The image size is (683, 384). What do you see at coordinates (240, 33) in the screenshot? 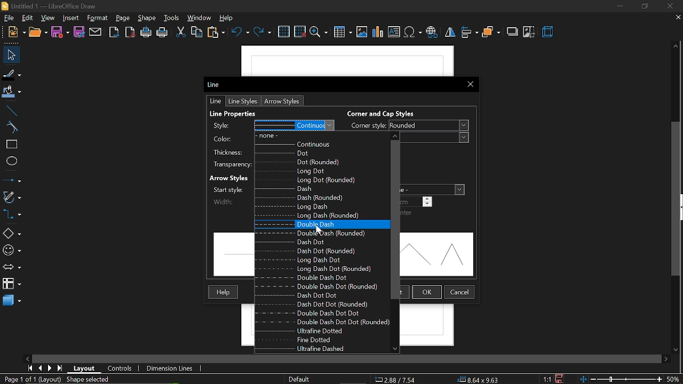
I see `undo` at bounding box center [240, 33].